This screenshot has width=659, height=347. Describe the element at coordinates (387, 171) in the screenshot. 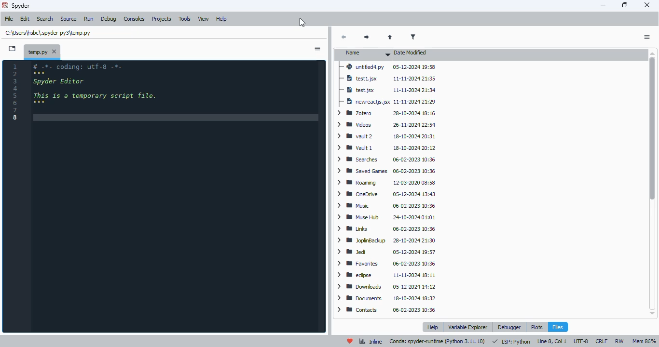

I see `Saved Games` at that location.